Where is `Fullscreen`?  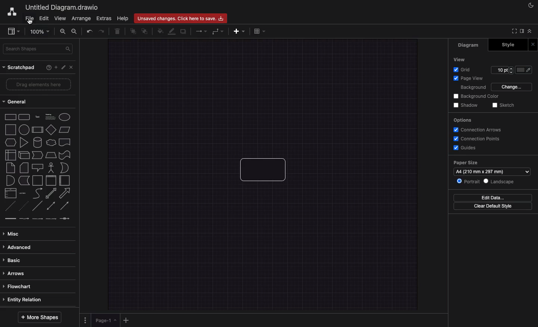
Fullscreen is located at coordinates (513, 32).